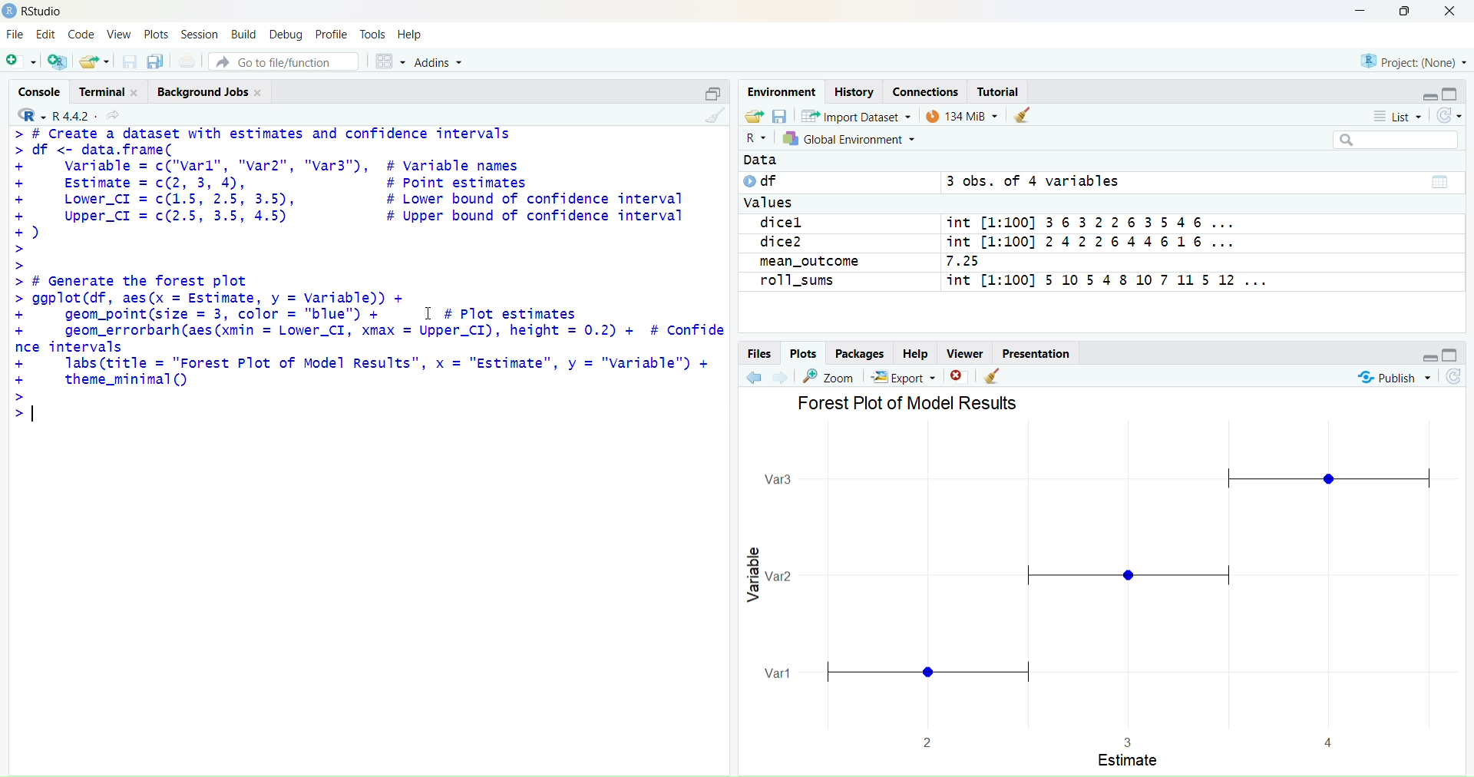 The width and height of the screenshot is (1474, 777). Describe the element at coordinates (1451, 12) in the screenshot. I see `close` at that location.